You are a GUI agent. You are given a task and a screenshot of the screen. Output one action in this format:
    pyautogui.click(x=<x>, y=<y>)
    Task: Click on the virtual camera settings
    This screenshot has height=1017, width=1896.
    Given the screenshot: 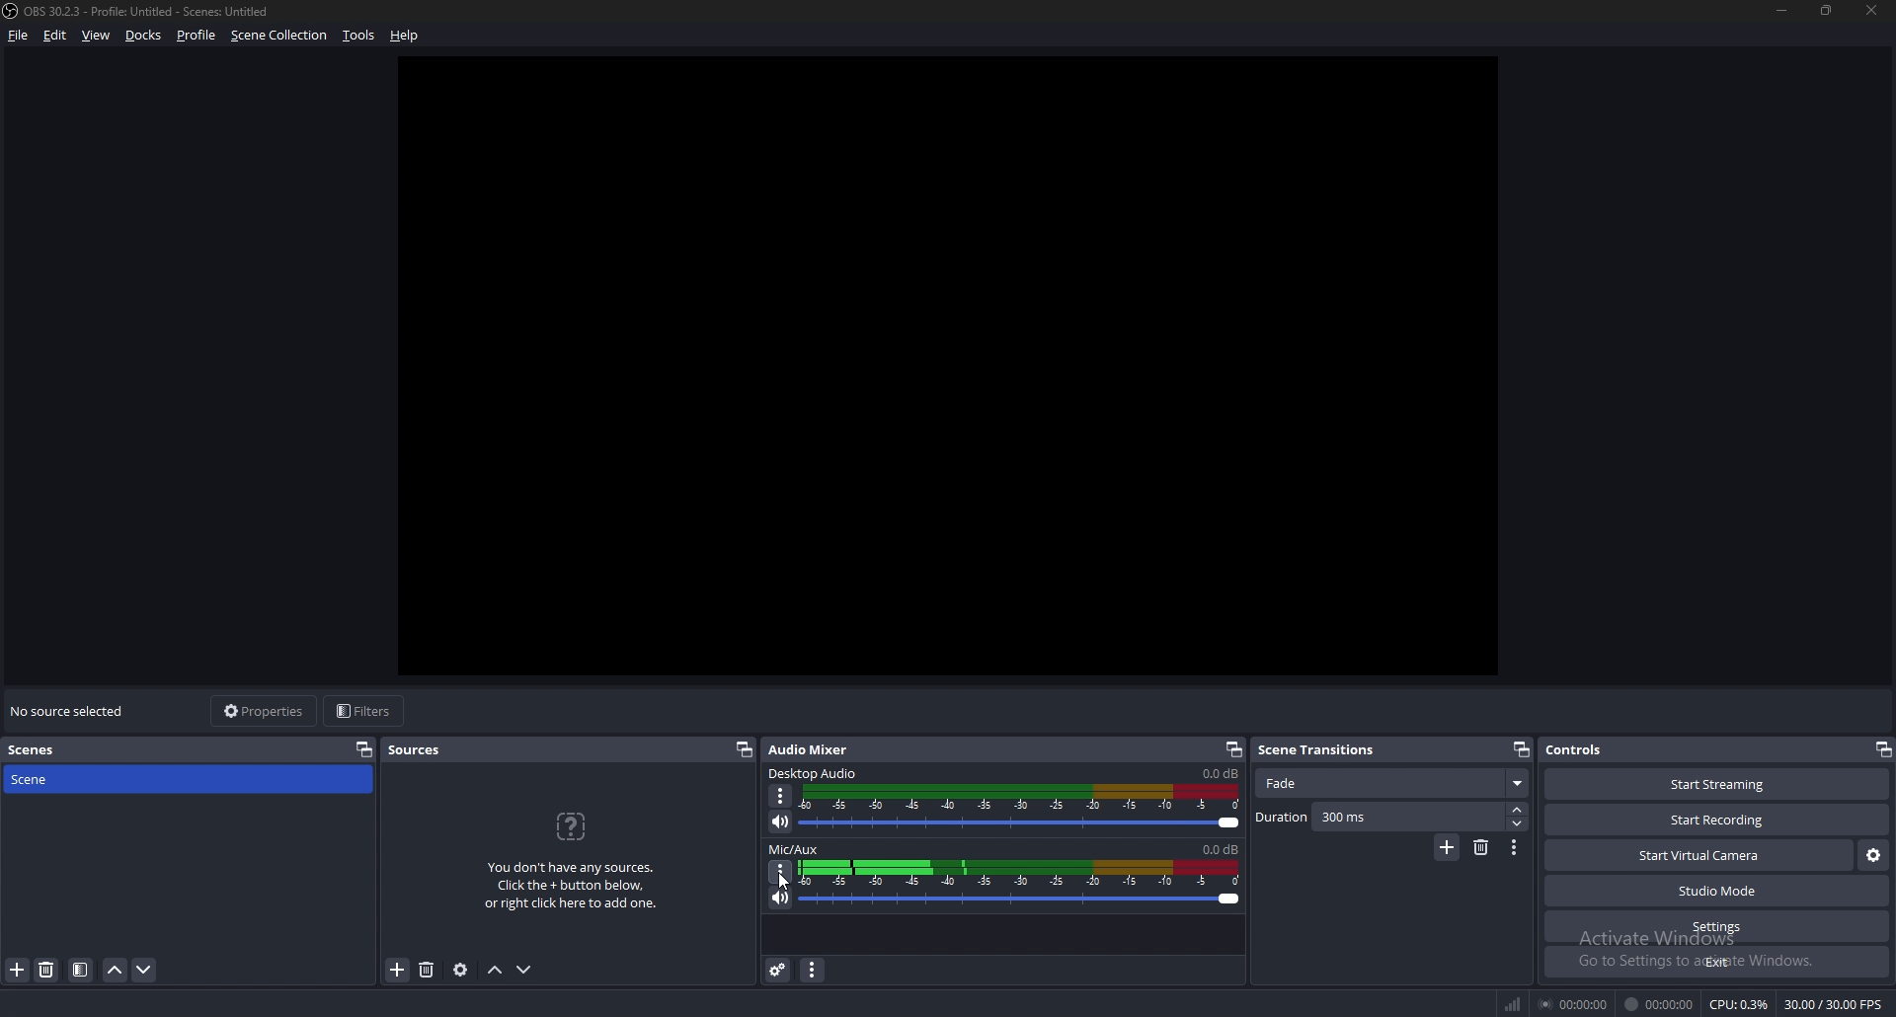 What is the action you would take?
    pyautogui.click(x=1872, y=855)
    